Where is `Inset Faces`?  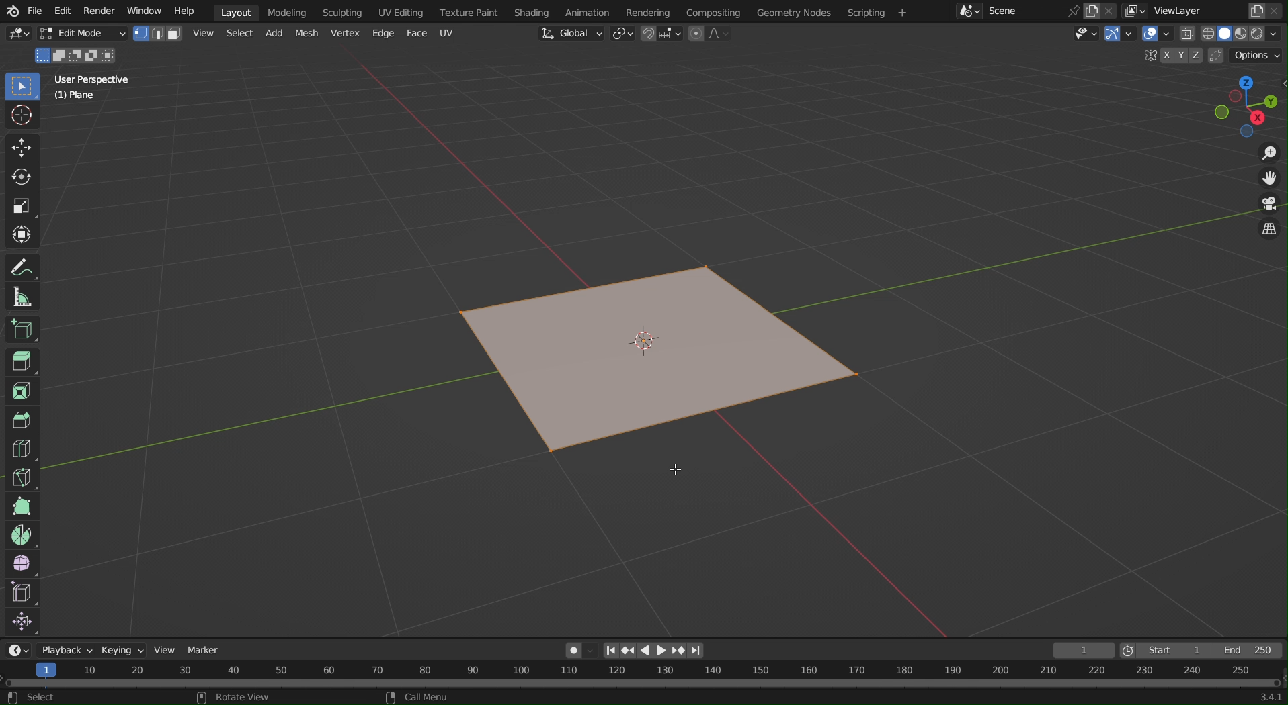
Inset Faces is located at coordinates (22, 391).